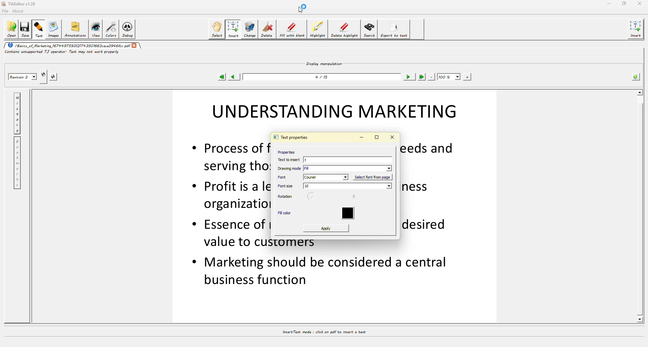  Describe the element at coordinates (54, 77) in the screenshot. I see `saves the revision` at that location.